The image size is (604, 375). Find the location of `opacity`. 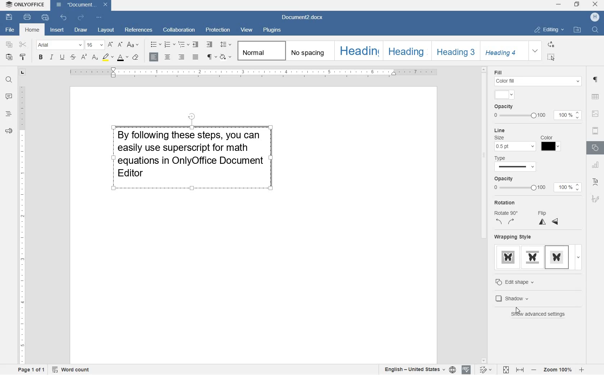

opacity is located at coordinates (519, 112).